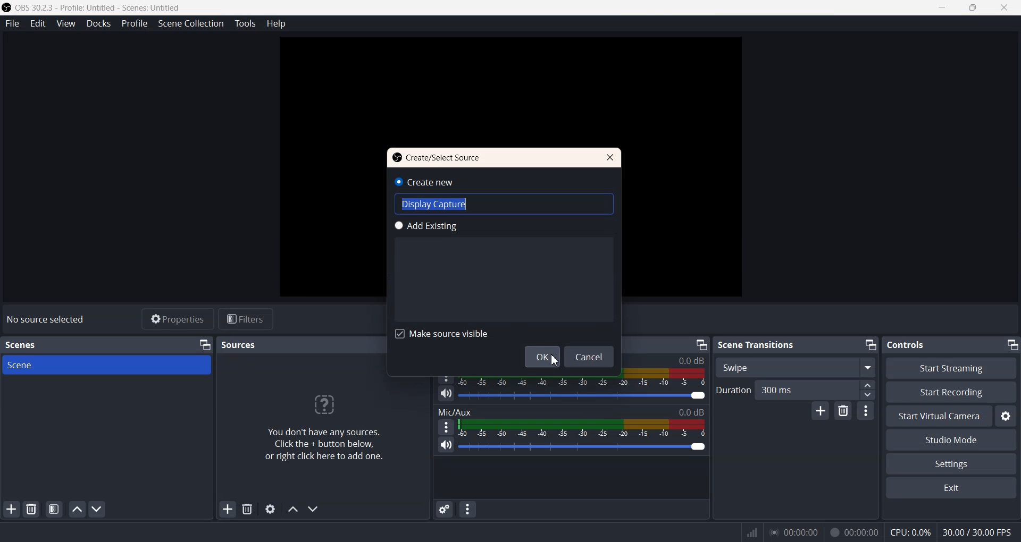 The image size is (1021, 542). Describe the element at coordinates (796, 389) in the screenshot. I see `Duration` at that location.